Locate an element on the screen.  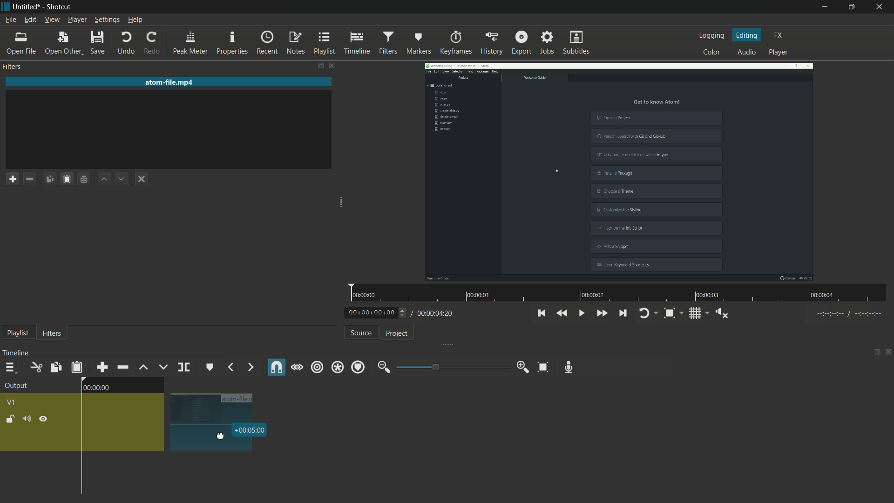
timeline is located at coordinates (357, 42).